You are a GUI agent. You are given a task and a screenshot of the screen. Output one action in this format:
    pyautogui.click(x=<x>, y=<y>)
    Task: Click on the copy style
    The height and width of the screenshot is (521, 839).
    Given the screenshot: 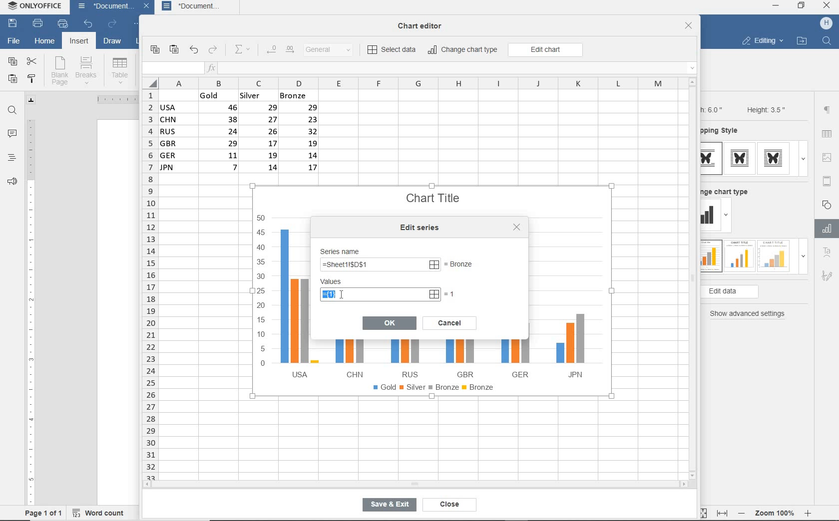 What is the action you would take?
    pyautogui.click(x=32, y=78)
    